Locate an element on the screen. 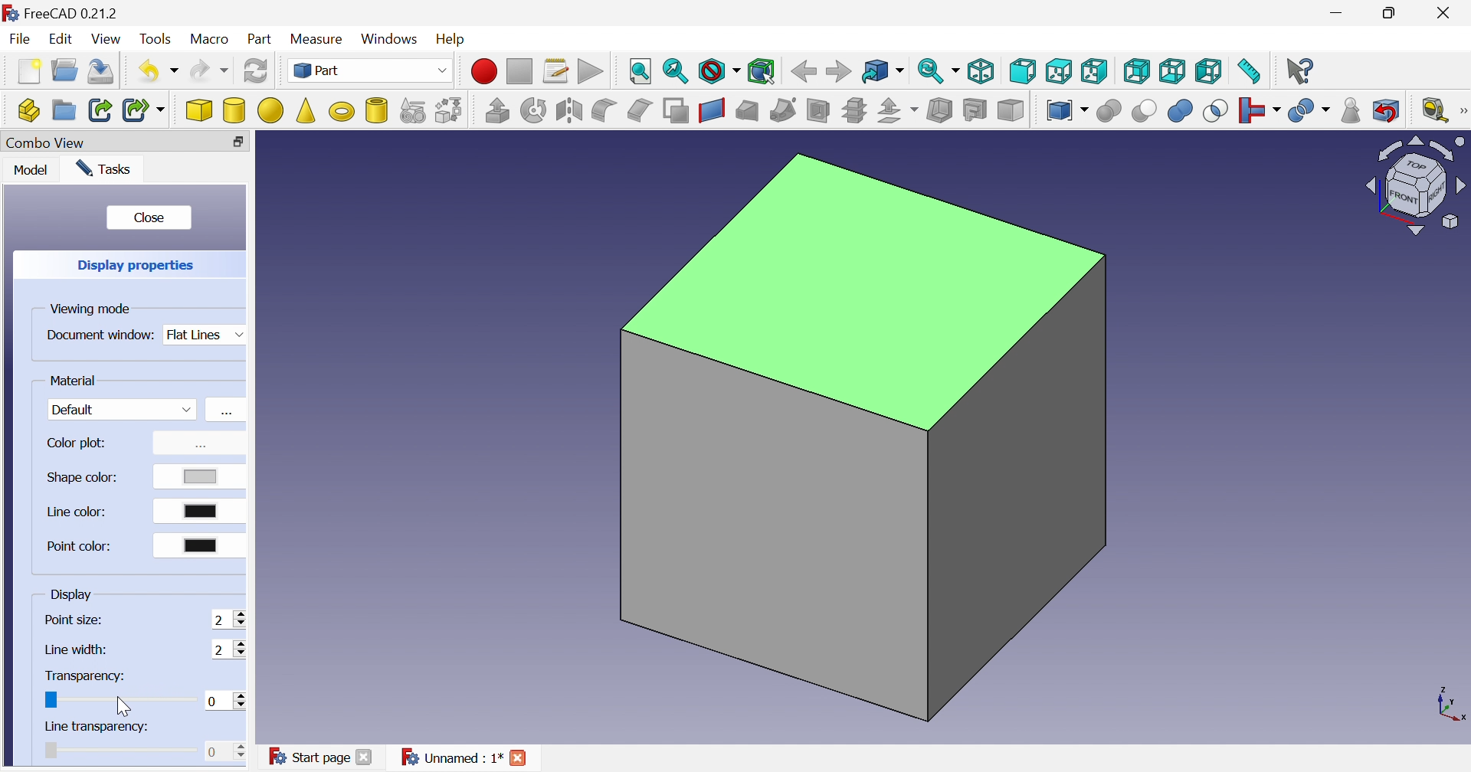 Image resolution: width=1471 pixels, height=772 pixels. Revolve is located at coordinates (536, 110).